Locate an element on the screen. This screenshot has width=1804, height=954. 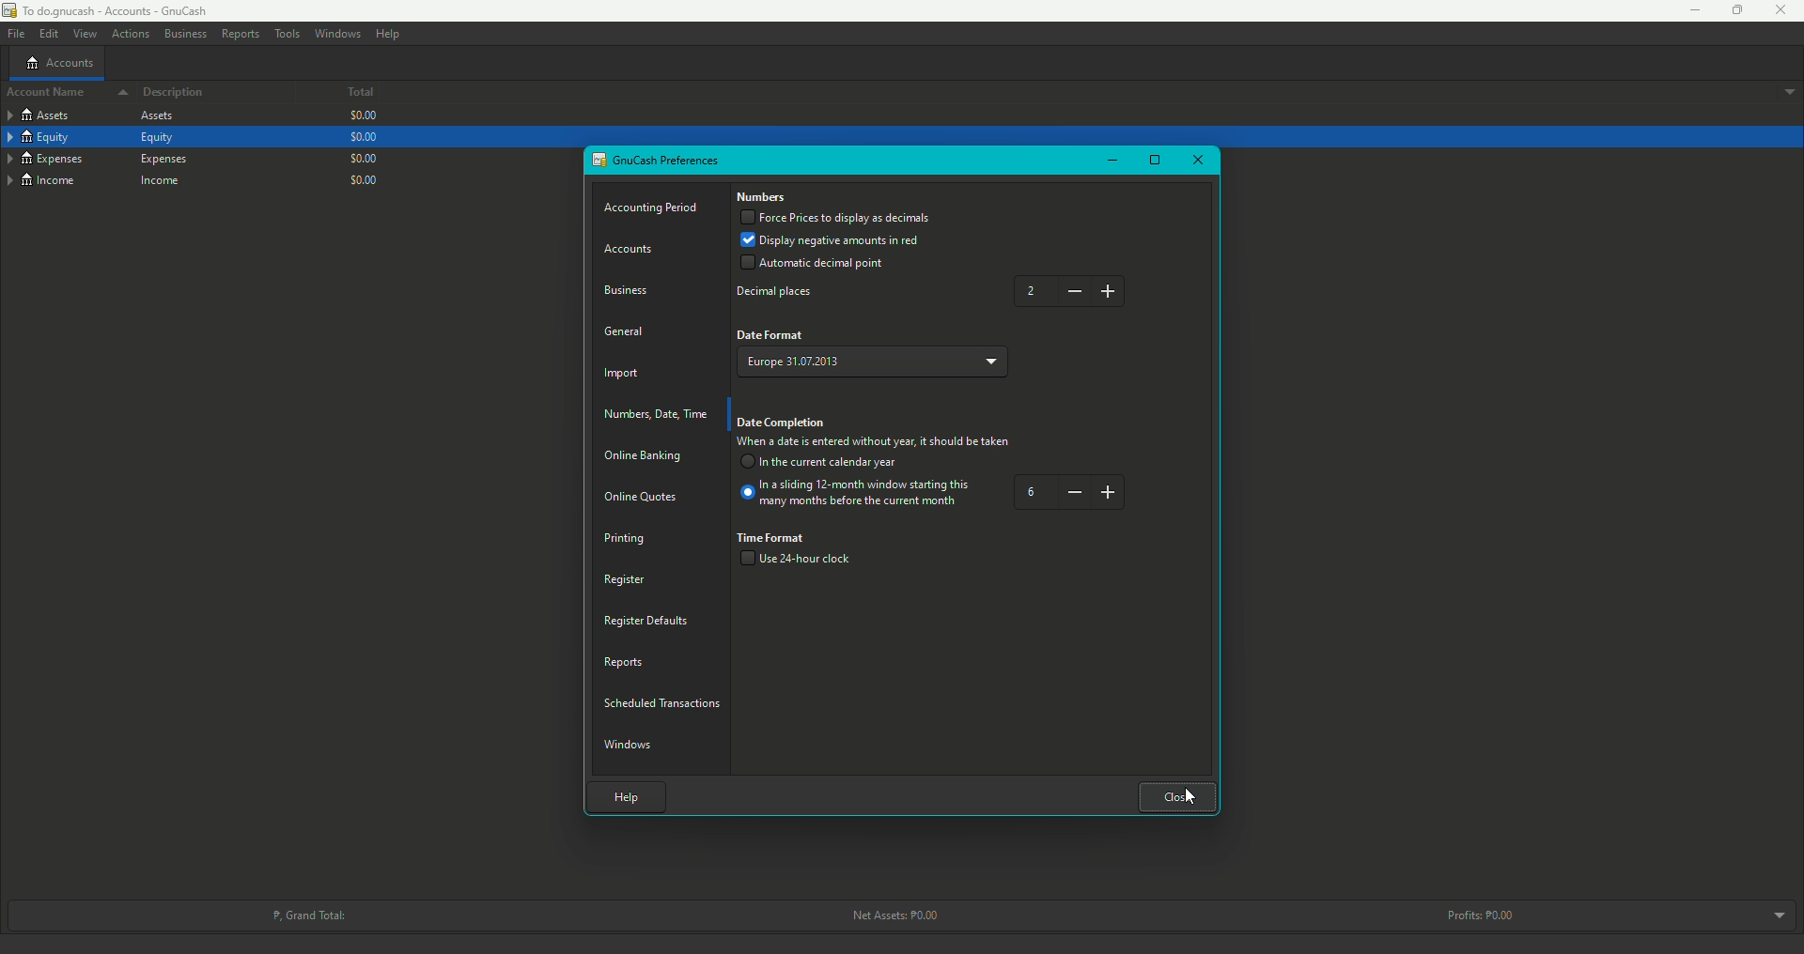
Restore is located at coordinates (1155, 162).